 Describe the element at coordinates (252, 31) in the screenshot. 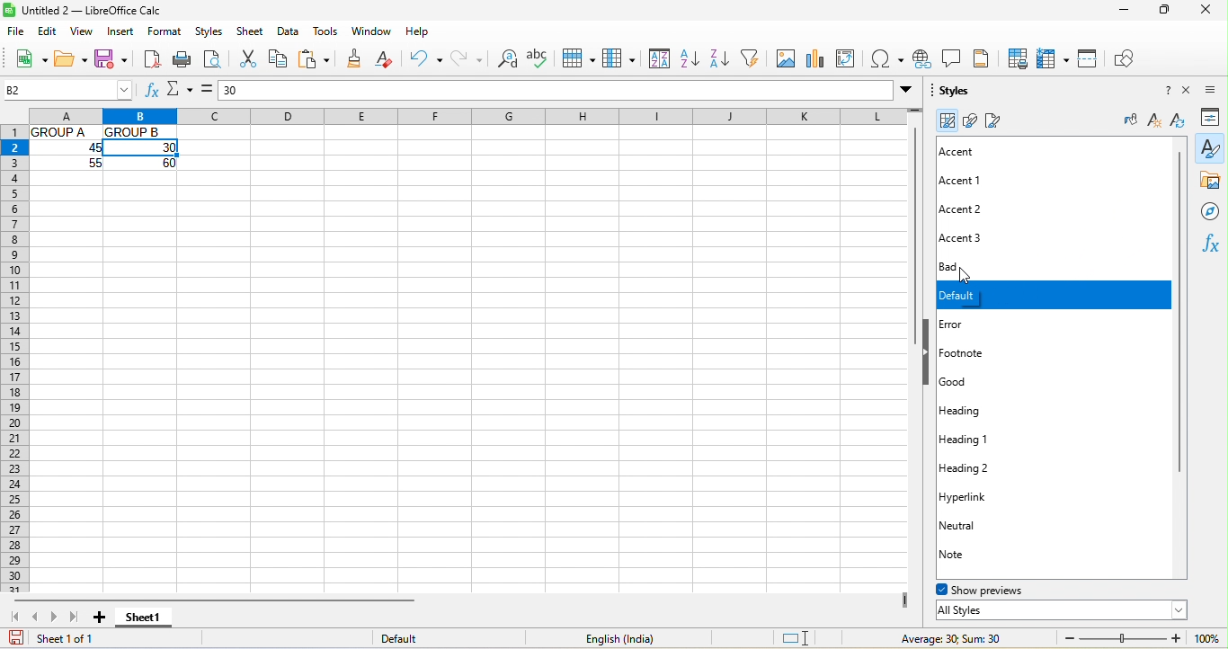

I see `sheet` at that location.